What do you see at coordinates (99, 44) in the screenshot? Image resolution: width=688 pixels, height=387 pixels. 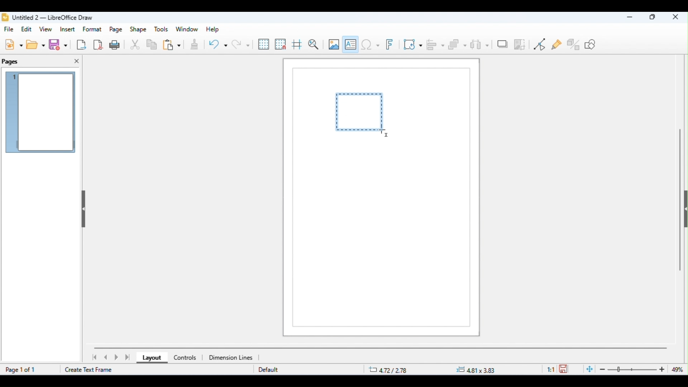 I see `export as pdf` at bounding box center [99, 44].